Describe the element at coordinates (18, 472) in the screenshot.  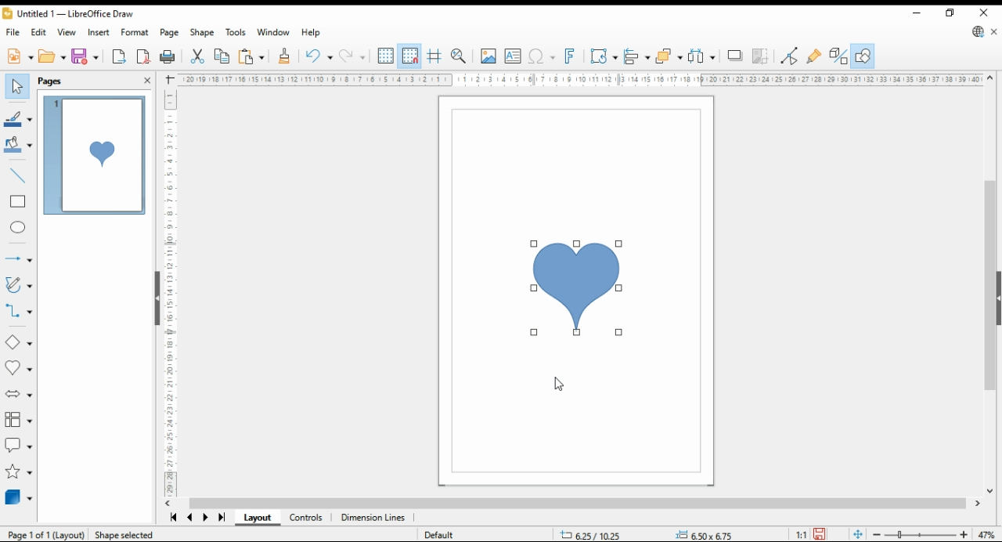
I see `stars and banners` at that location.